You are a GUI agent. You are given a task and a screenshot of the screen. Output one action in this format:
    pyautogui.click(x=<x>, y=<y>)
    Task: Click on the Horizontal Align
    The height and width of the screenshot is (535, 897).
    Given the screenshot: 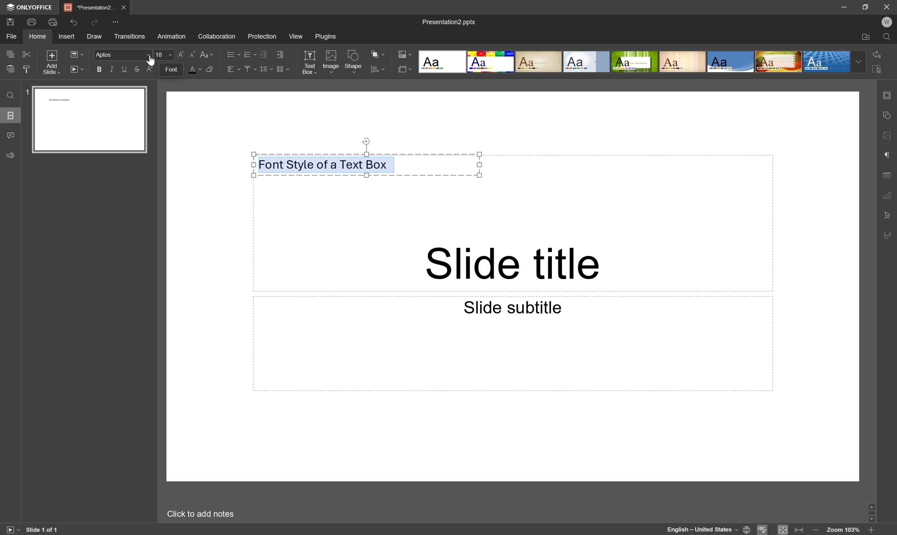 What is the action you would take?
    pyautogui.click(x=234, y=68)
    